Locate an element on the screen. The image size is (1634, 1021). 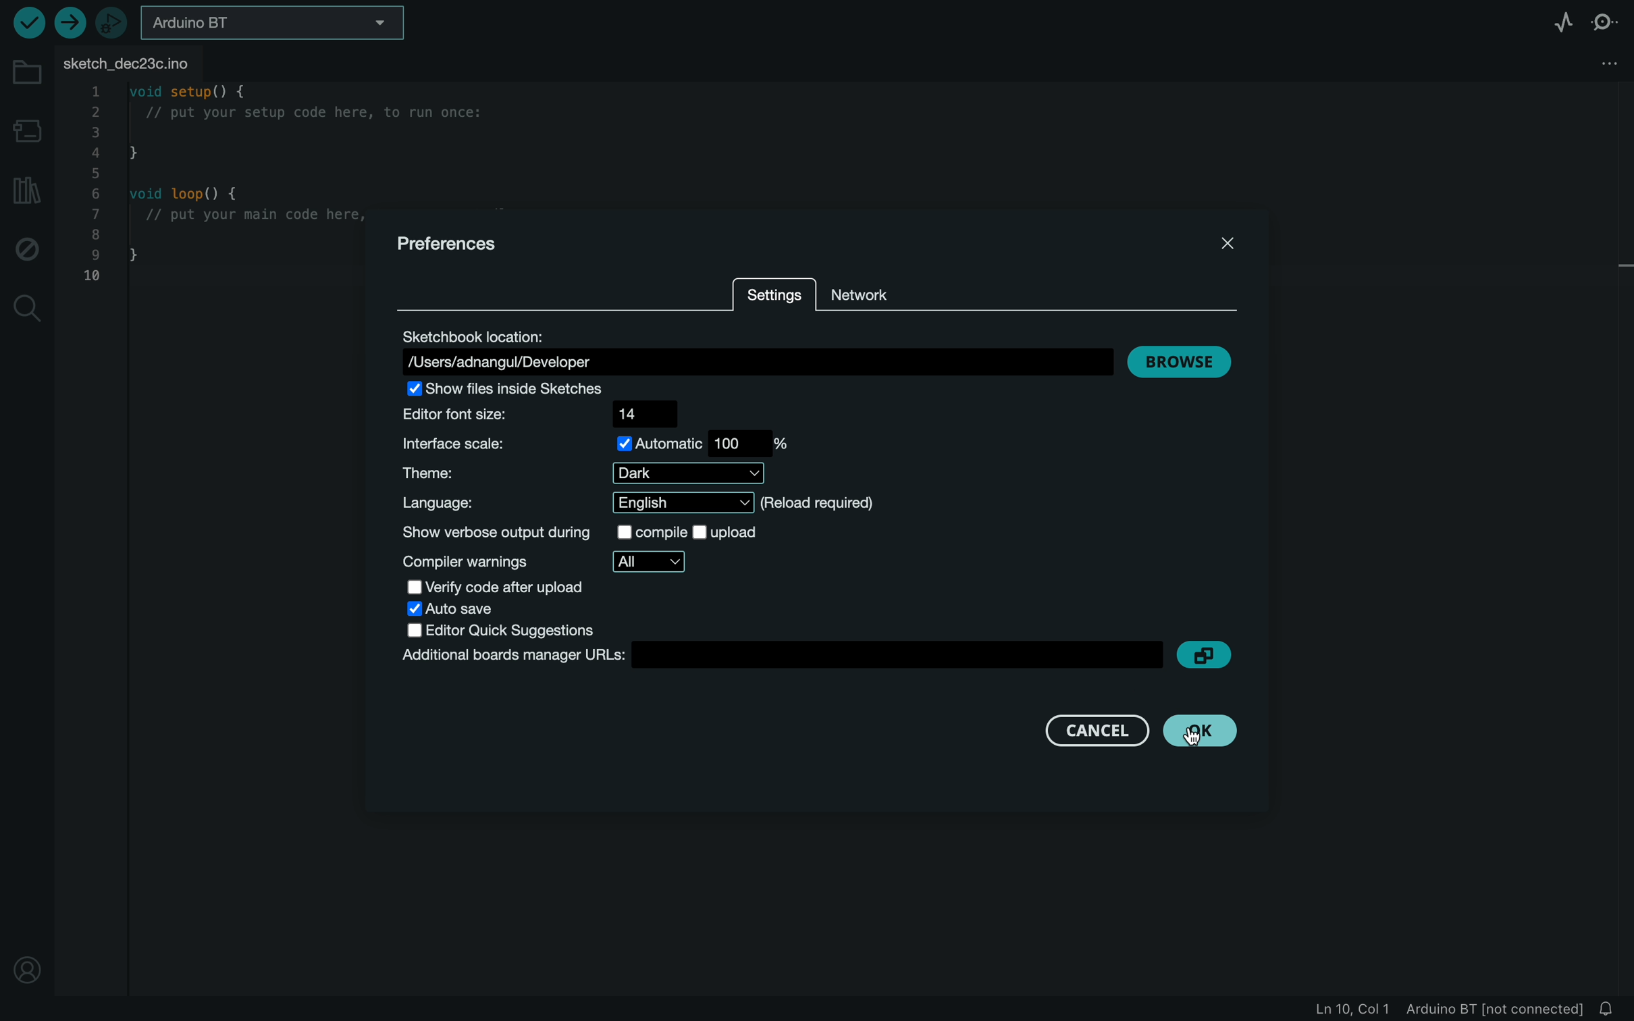
font size is located at coordinates (478, 415).